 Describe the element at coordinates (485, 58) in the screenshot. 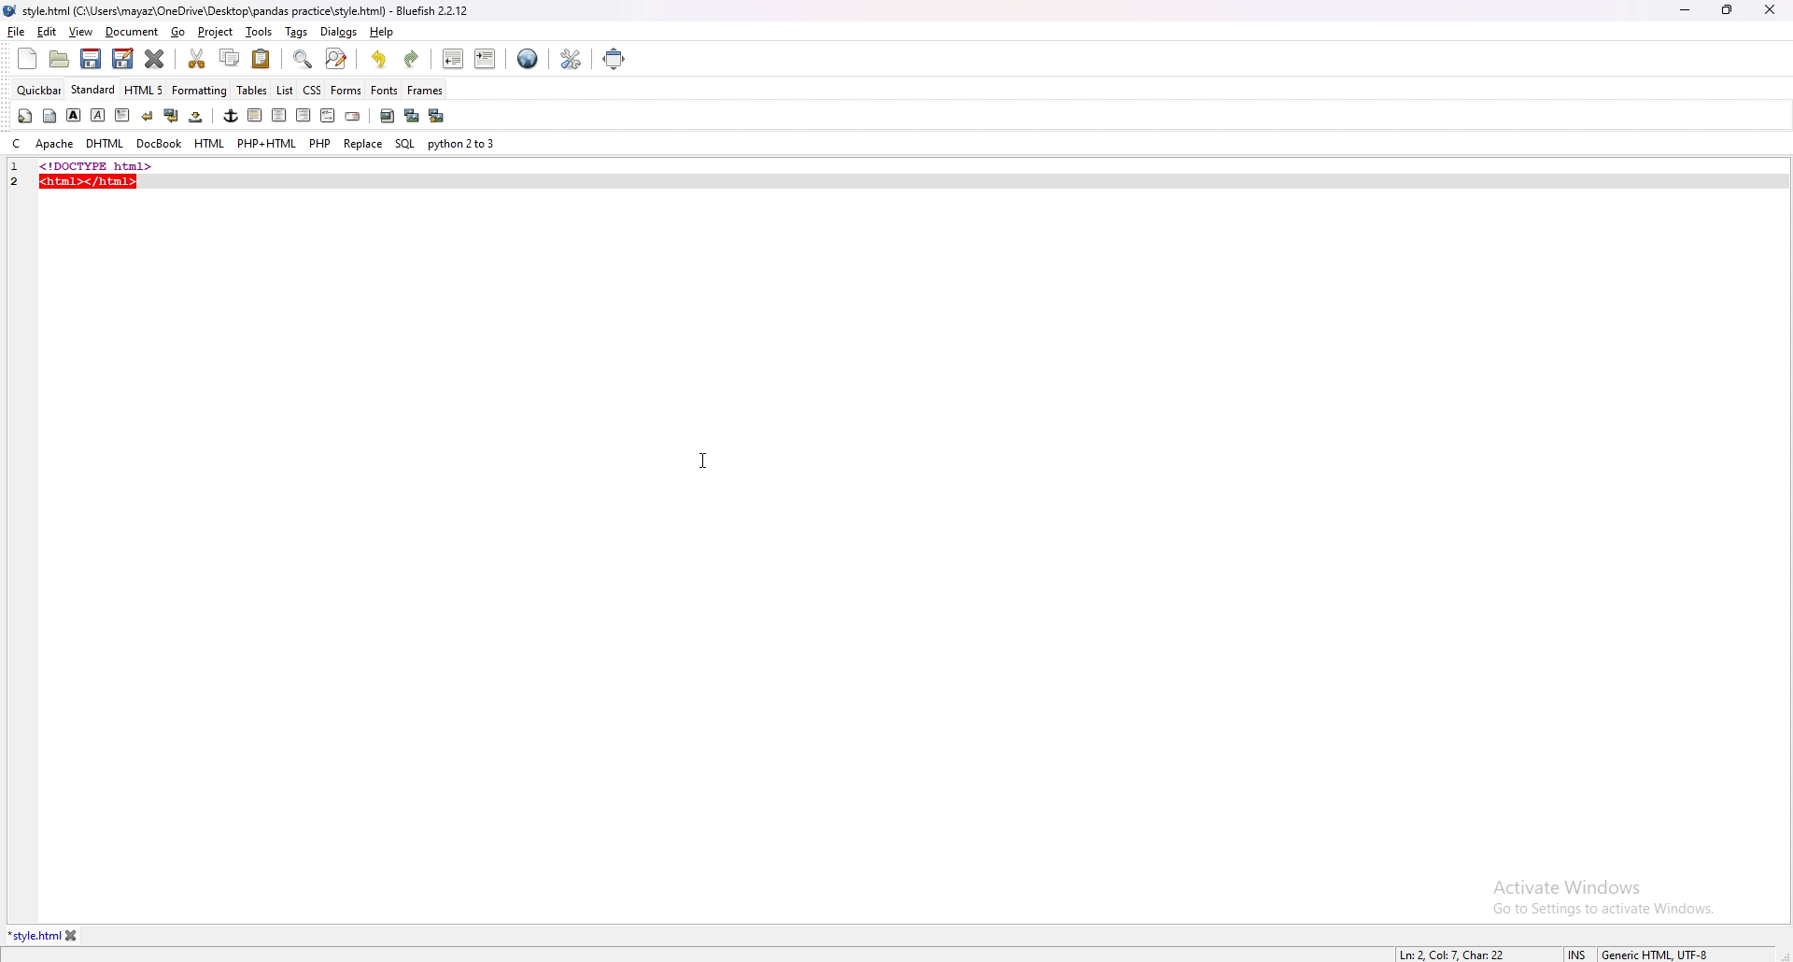

I see `indent` at that location.